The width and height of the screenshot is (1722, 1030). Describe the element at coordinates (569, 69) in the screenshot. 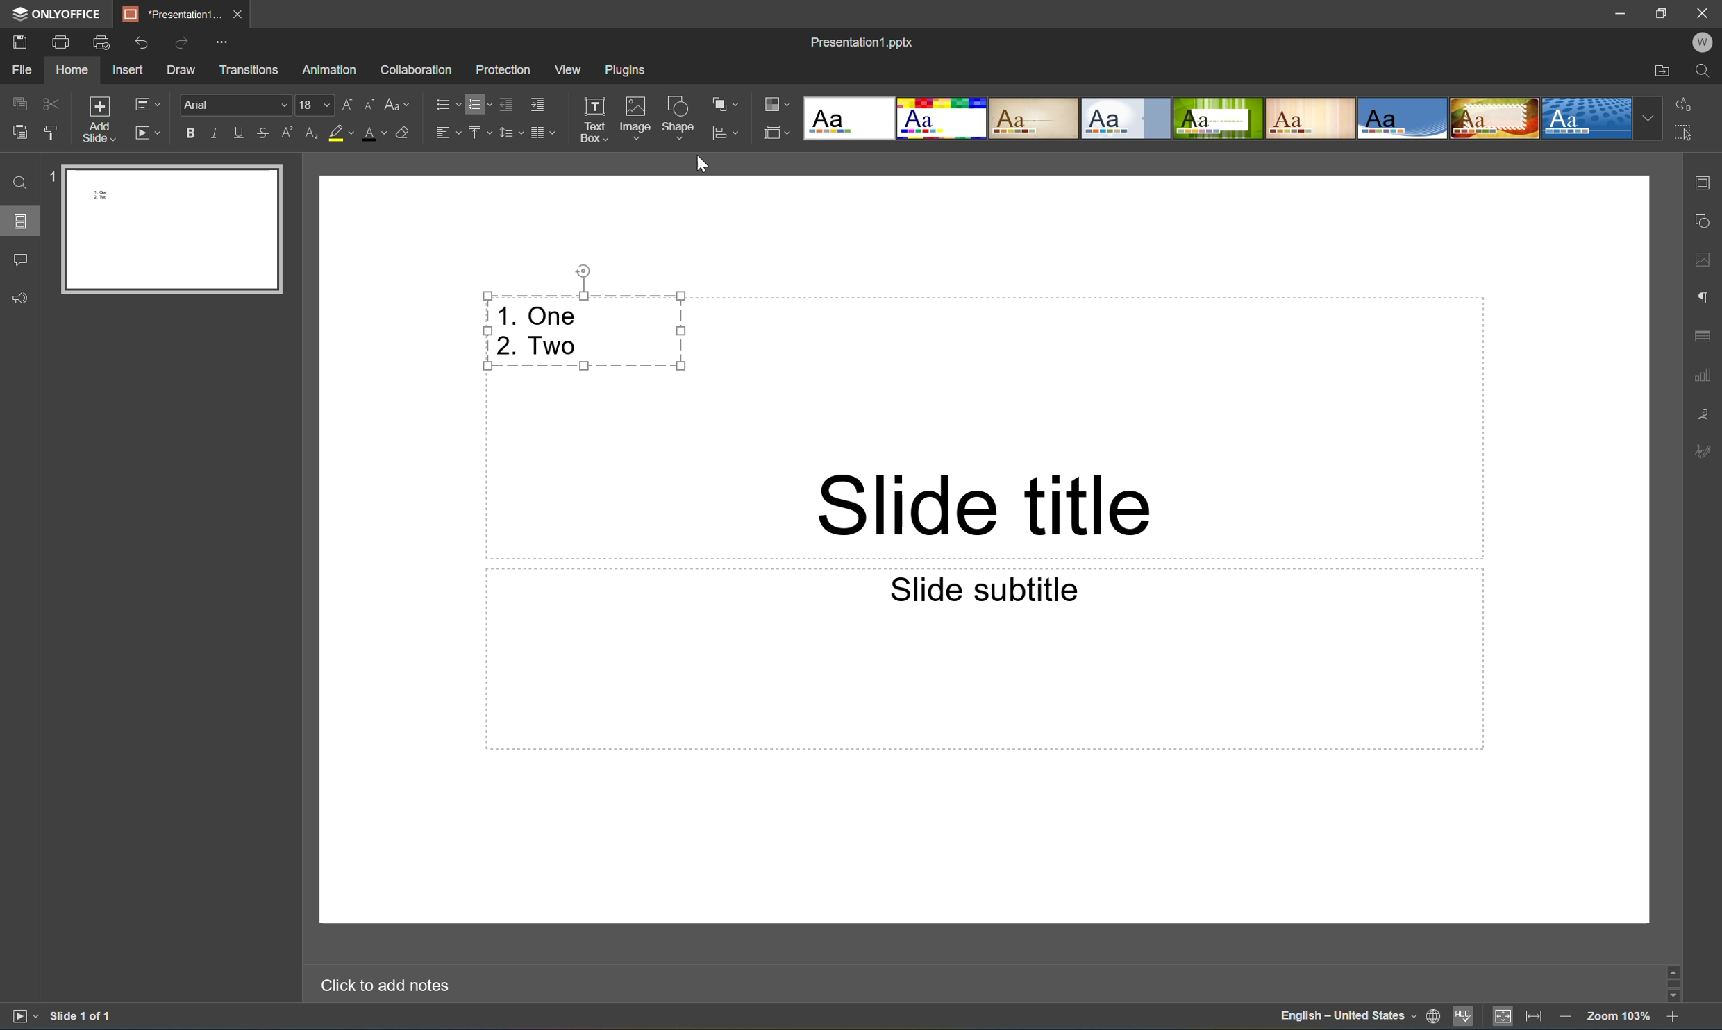

I see `View` at that location.